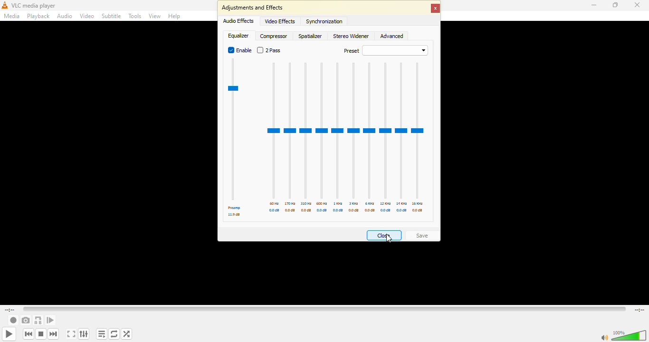 This screenshot has width=649, height=342. What do you see at coordinates (321, 131) in the screenshot?
I see `adjustor` at bounding box center [321, 131].